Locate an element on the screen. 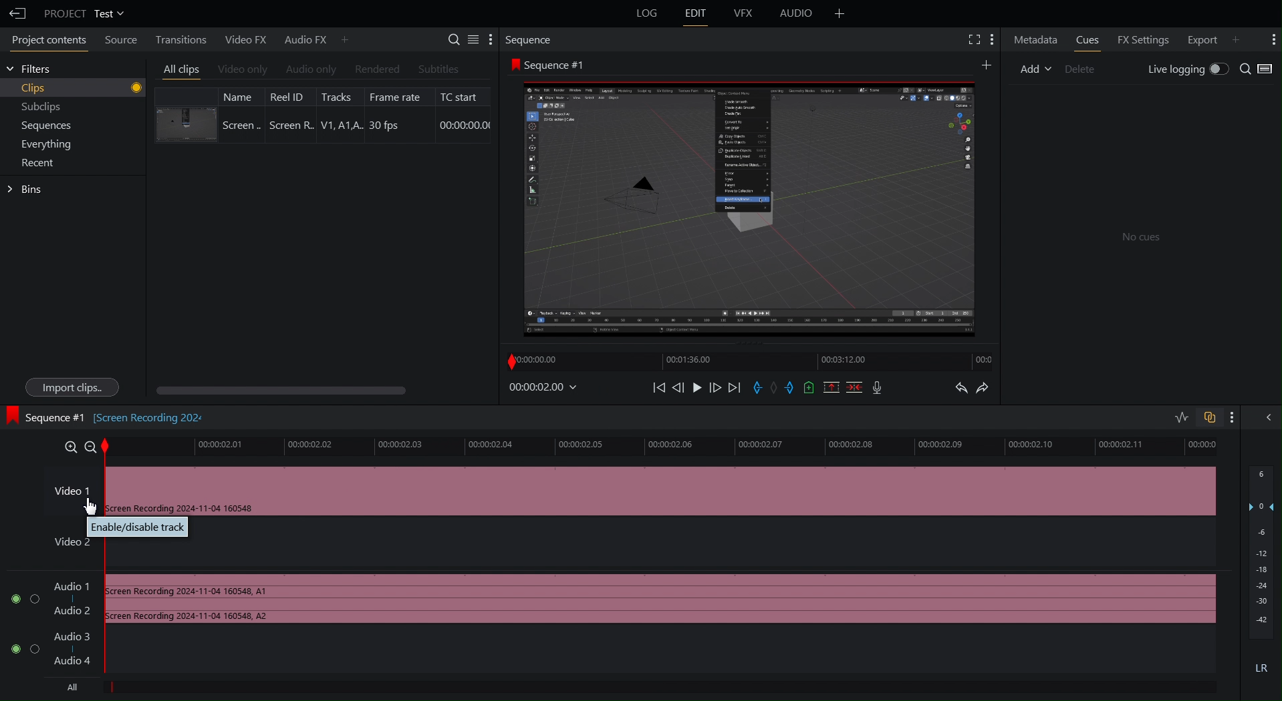 The width and height of the screenshot is (1282, 701). Sequence Controls is located at coordinates (767, 388).